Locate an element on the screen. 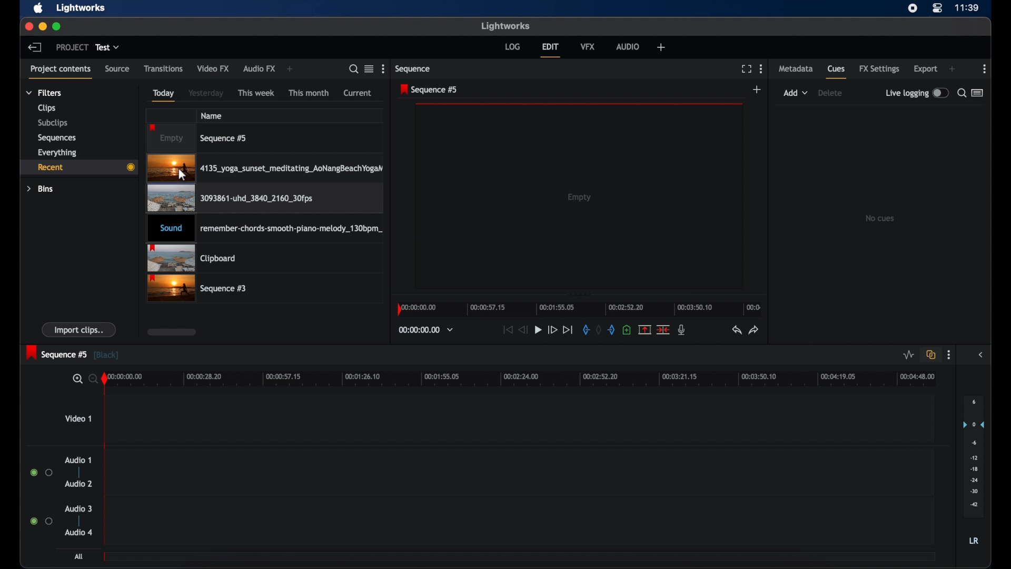  sequence 5 is located at coordinates (73, 354).